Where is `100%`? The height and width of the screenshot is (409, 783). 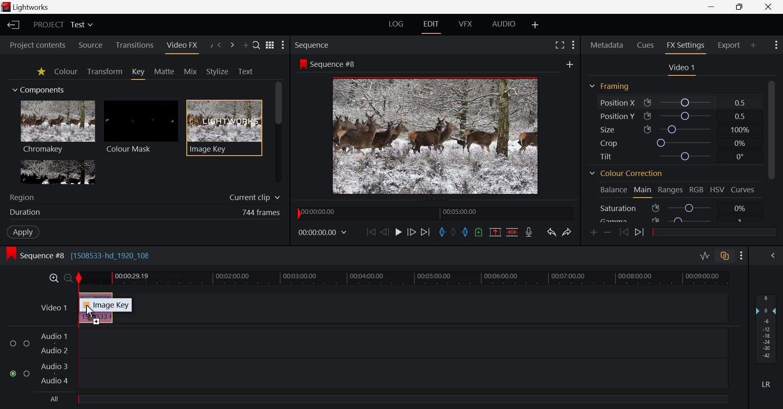
100% is located at coordinates (741, 130).